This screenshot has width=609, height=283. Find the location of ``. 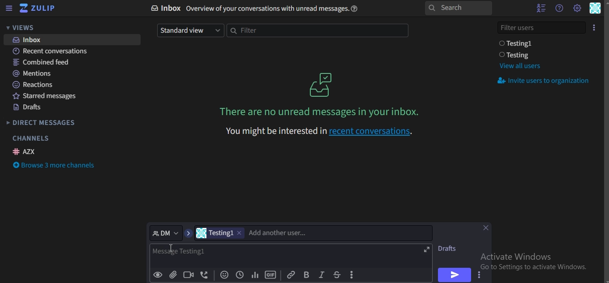

 is located at coordinates (481, 274).